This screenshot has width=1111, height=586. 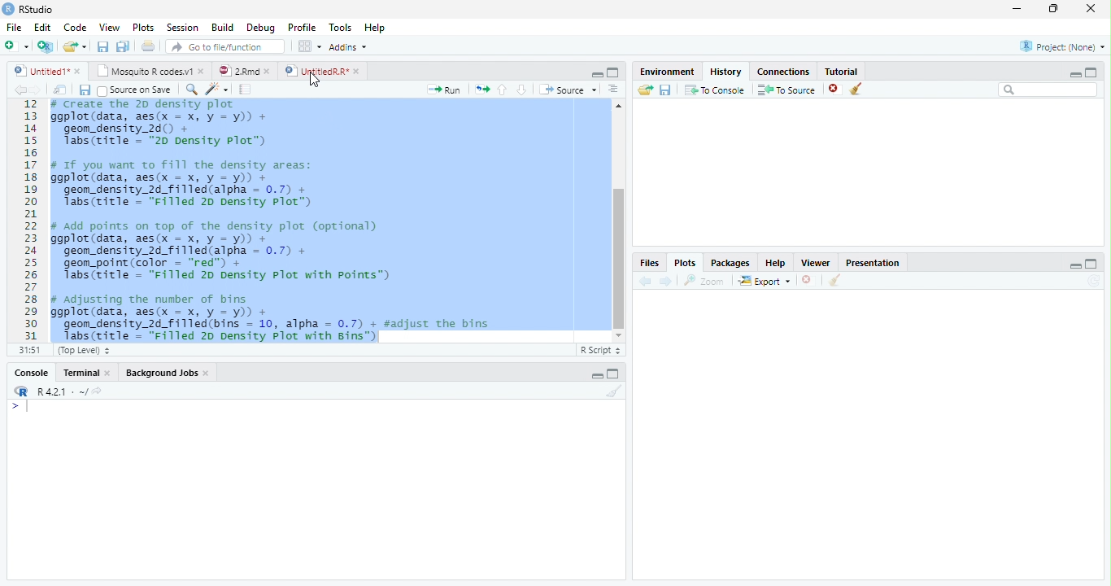 I want to click on To console, so click(x=716, y=90).